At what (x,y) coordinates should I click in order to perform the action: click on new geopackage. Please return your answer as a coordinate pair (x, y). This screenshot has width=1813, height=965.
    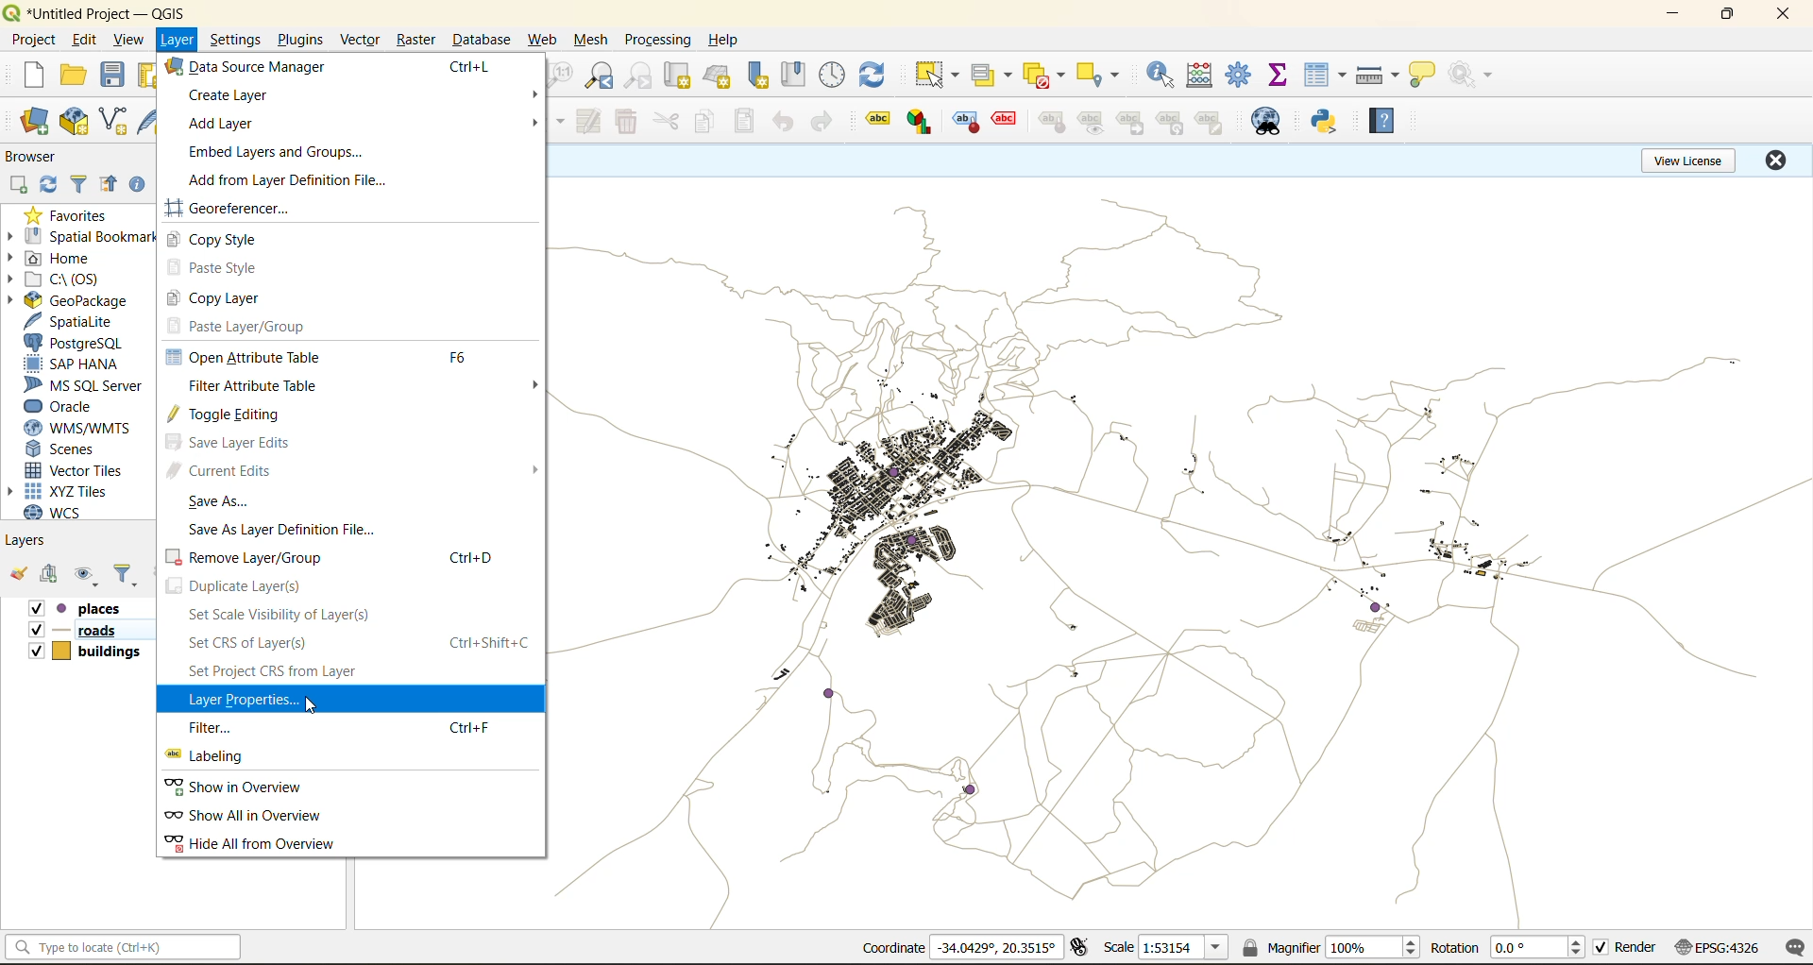
    Looking at the image, I should click on (74, 121).